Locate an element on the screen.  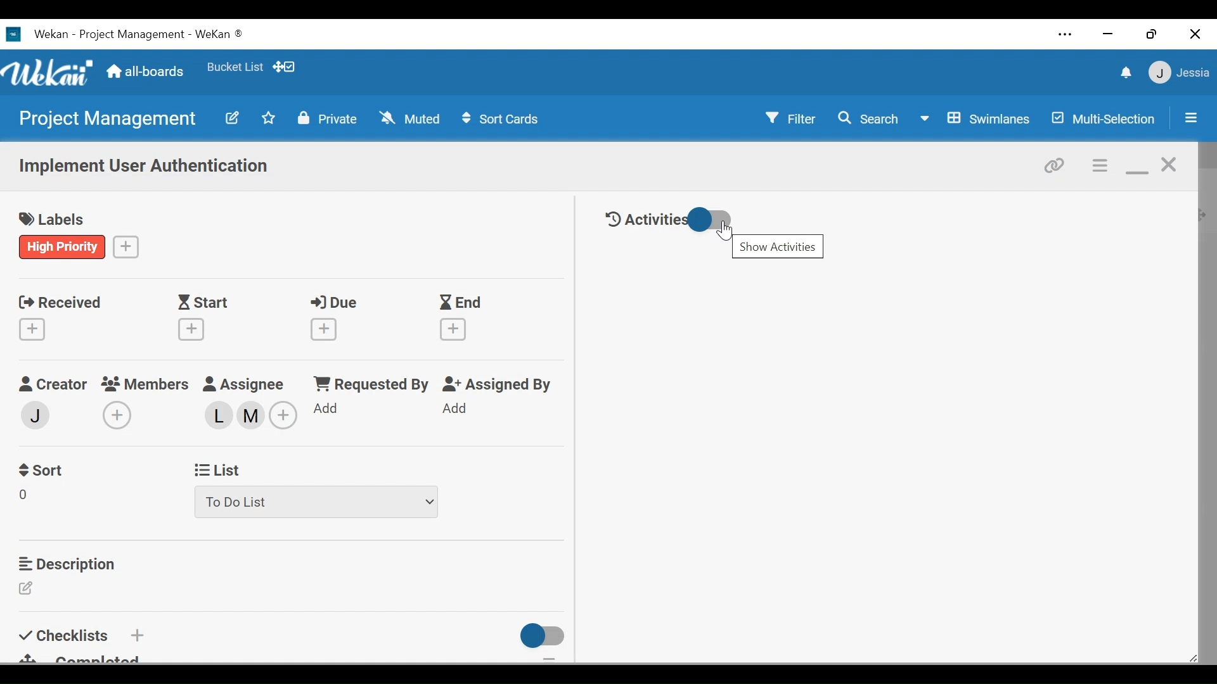
Card Name is located at coordinates (144, 167).